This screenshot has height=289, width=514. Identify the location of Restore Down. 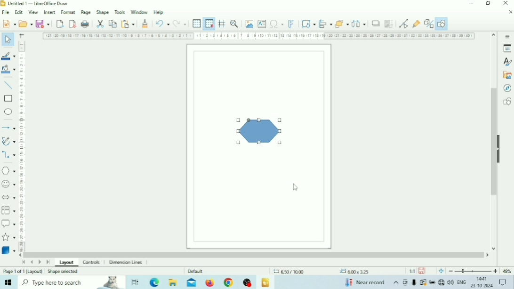
(488, 3).